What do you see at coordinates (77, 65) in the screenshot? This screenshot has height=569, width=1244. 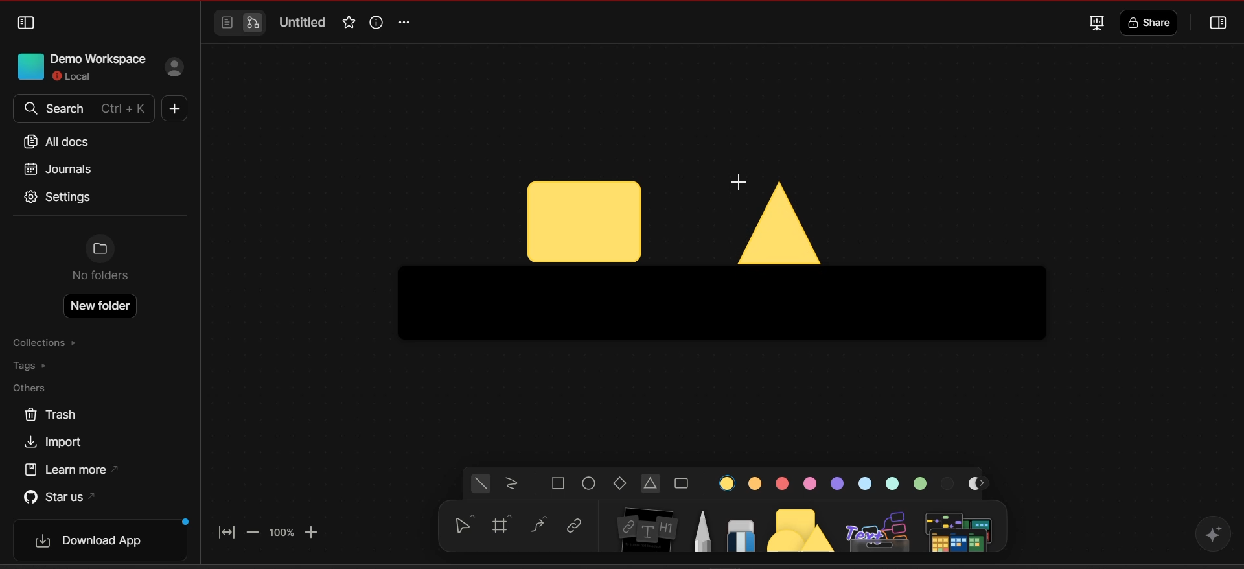 I see `Demo workspace local` at bounding box center [77, 65].